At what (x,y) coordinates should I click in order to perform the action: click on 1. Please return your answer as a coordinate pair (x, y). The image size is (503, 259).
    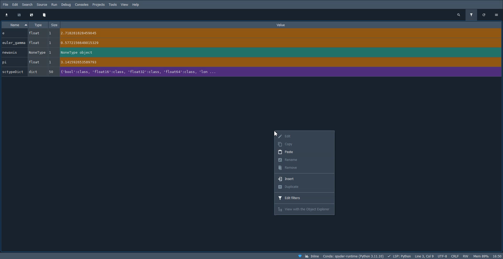
    Looking at the image, I should click on (50, 62).